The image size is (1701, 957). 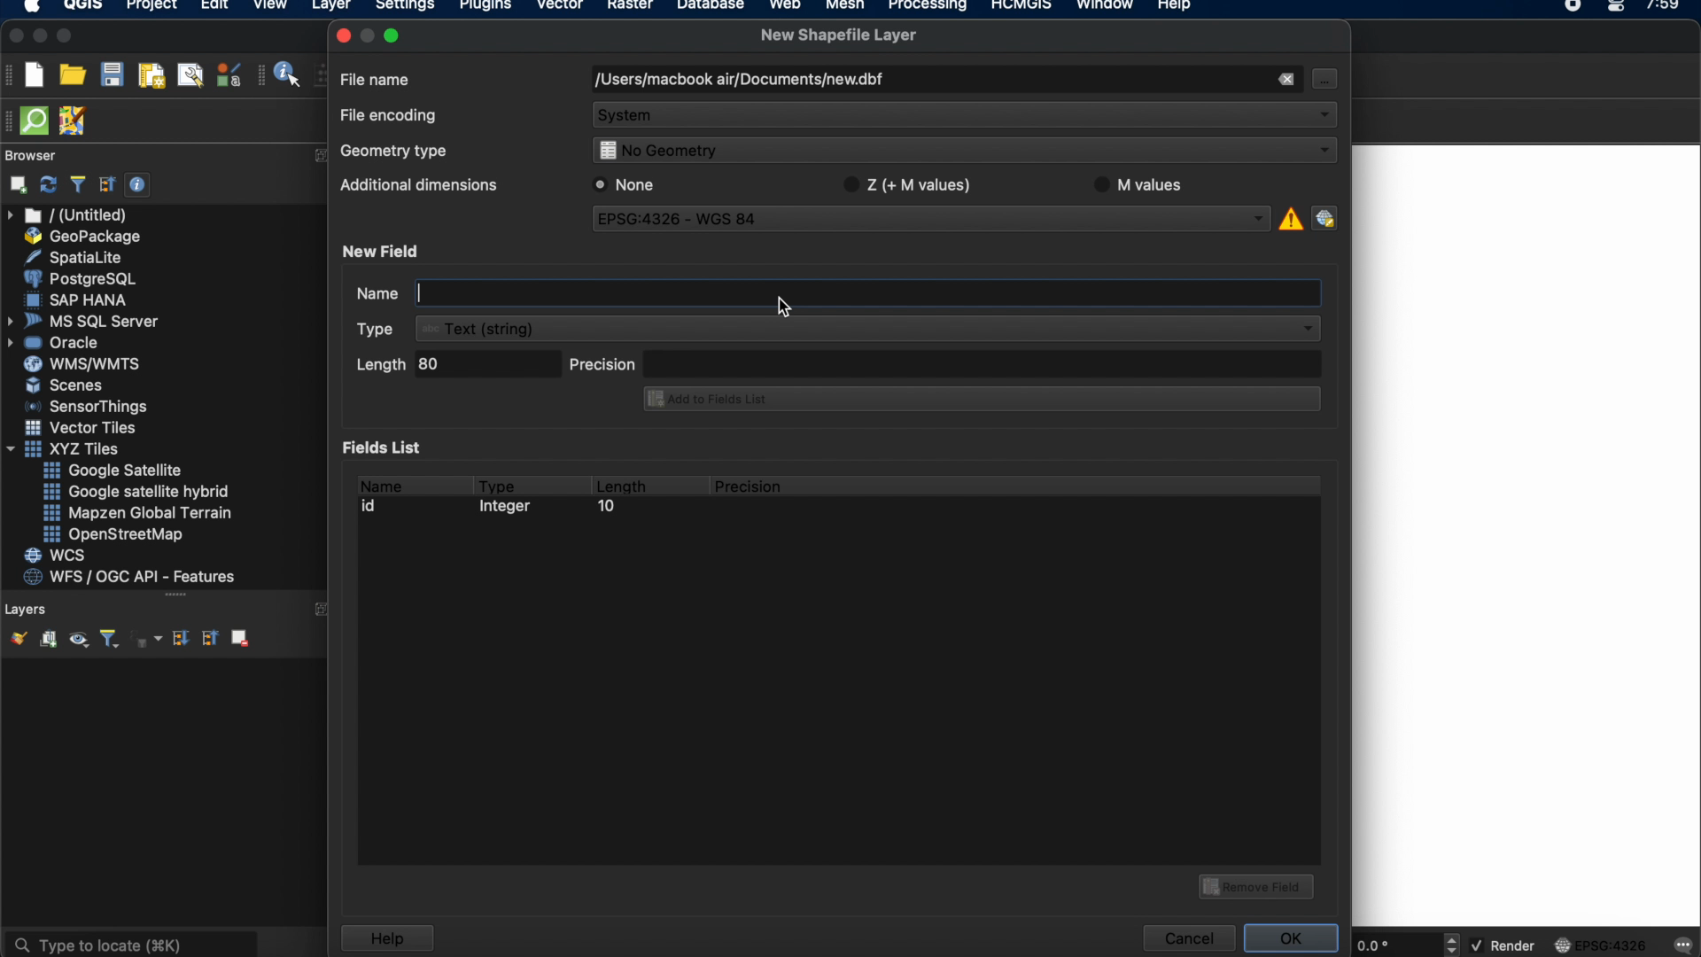 What do you see at coordinates (932, 7) in the screenshot?
I see `processing` at bounding box center [932, 7].